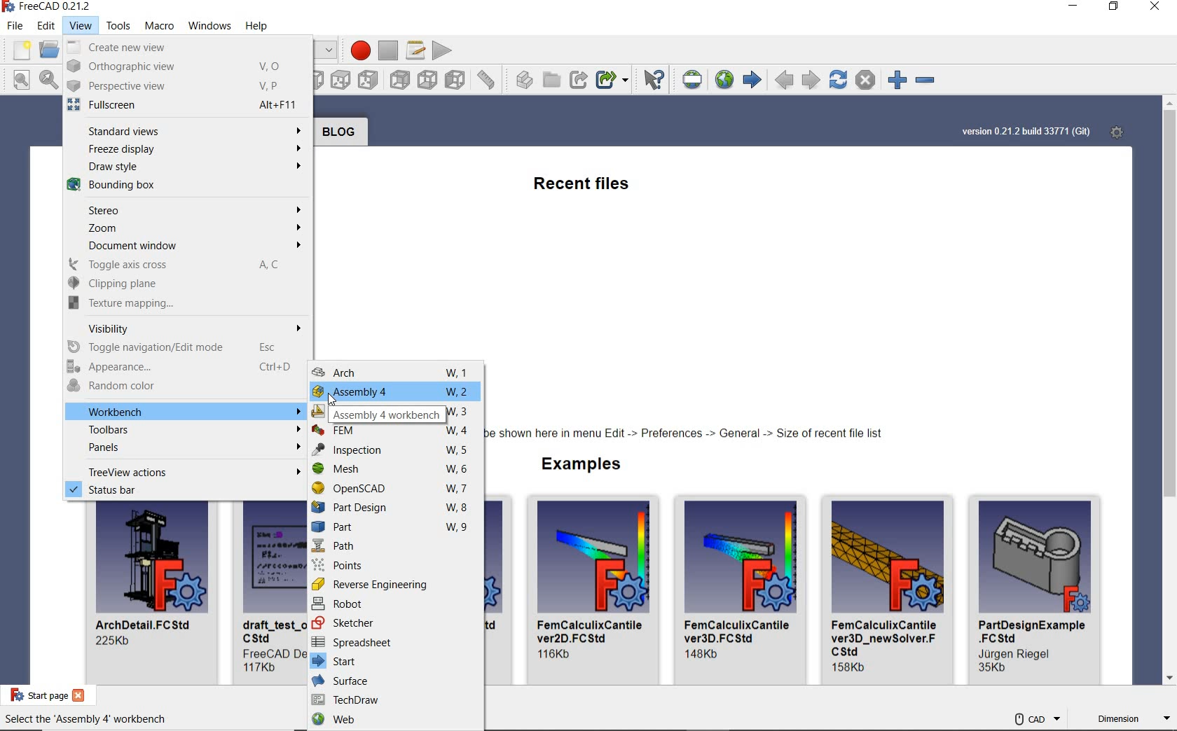 The height and width of the screenshot is (731, 1177). Describe the element at coordinates (118, 27) in the screenshot. I see `tools` at that location.